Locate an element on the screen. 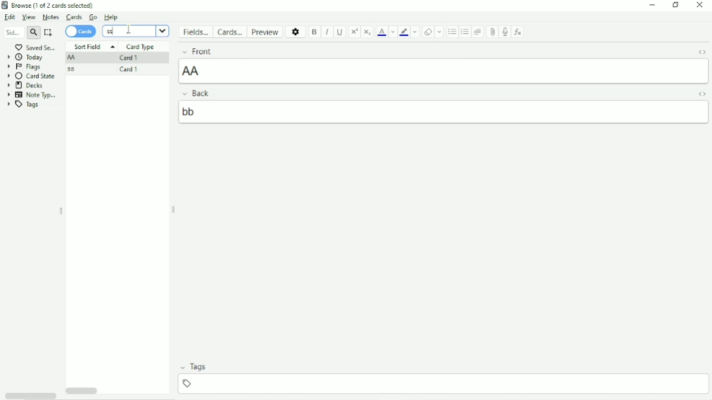  Superscript is located at coordinates (355, 31).